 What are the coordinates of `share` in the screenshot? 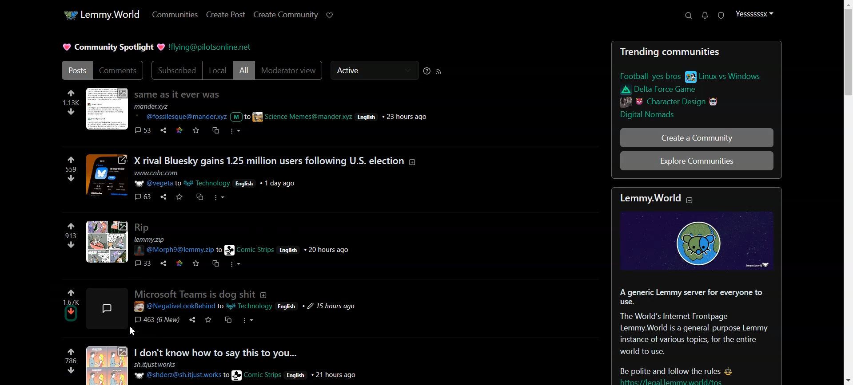 It's located at (164, 196).